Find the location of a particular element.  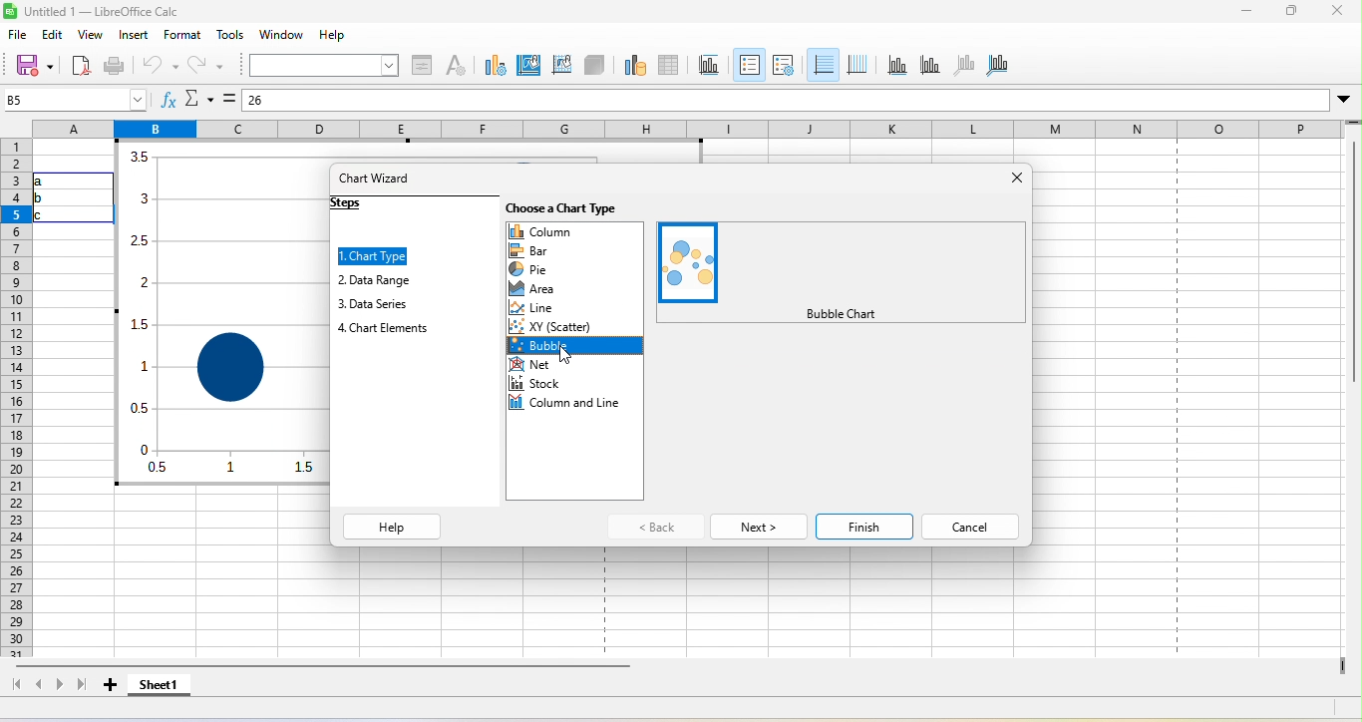

minimize is located at coordinates (1240, 13).